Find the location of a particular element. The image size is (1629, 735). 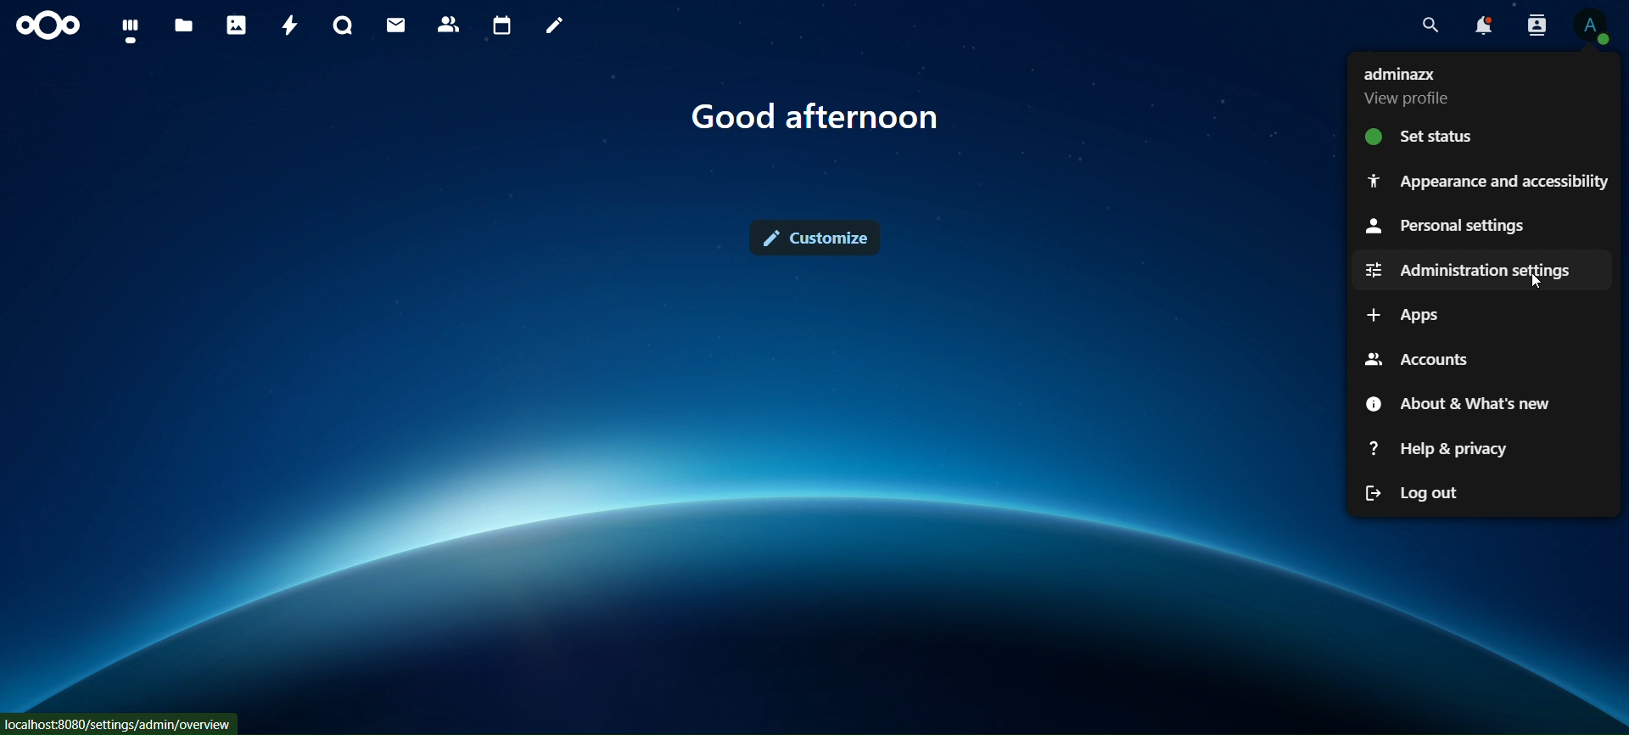

mail is located at coordinates (398, 24).